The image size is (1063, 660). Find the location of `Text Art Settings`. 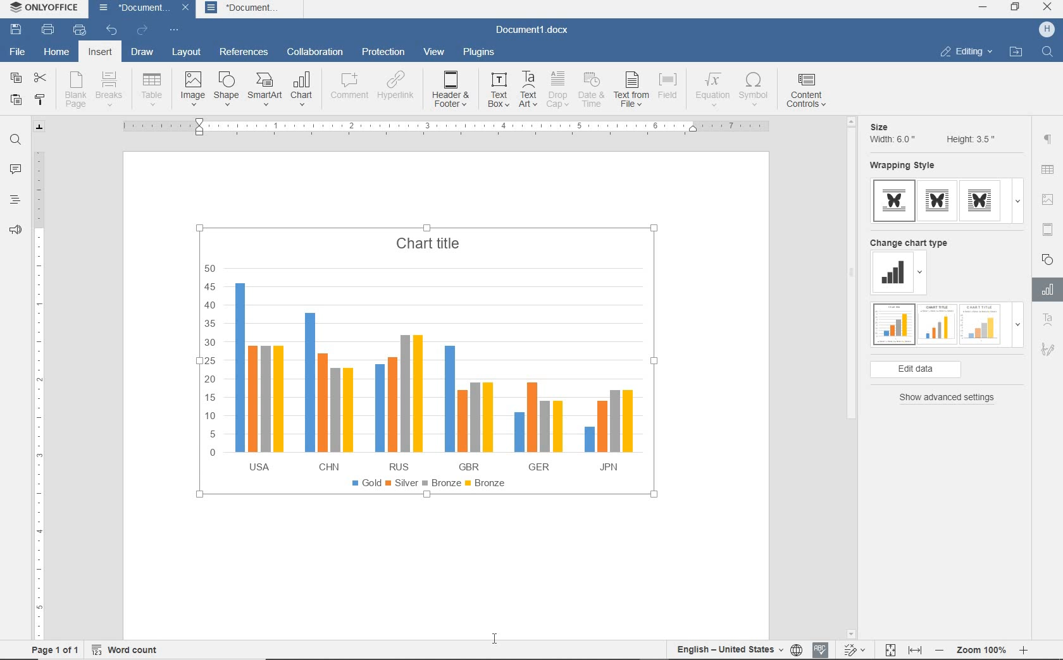

Text Art Settings is located at coordinates (1047, 321).